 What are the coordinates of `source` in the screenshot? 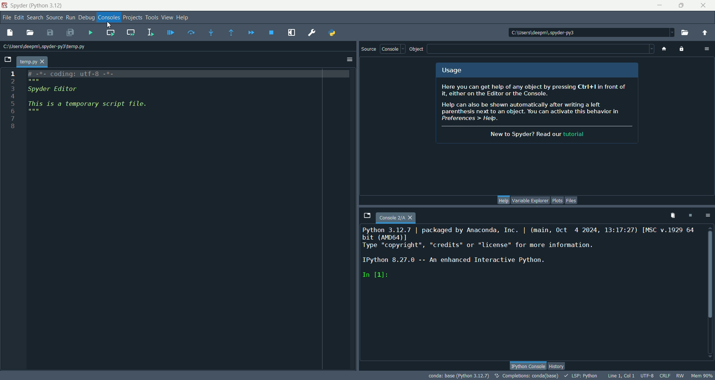 It's located at (368, 49).